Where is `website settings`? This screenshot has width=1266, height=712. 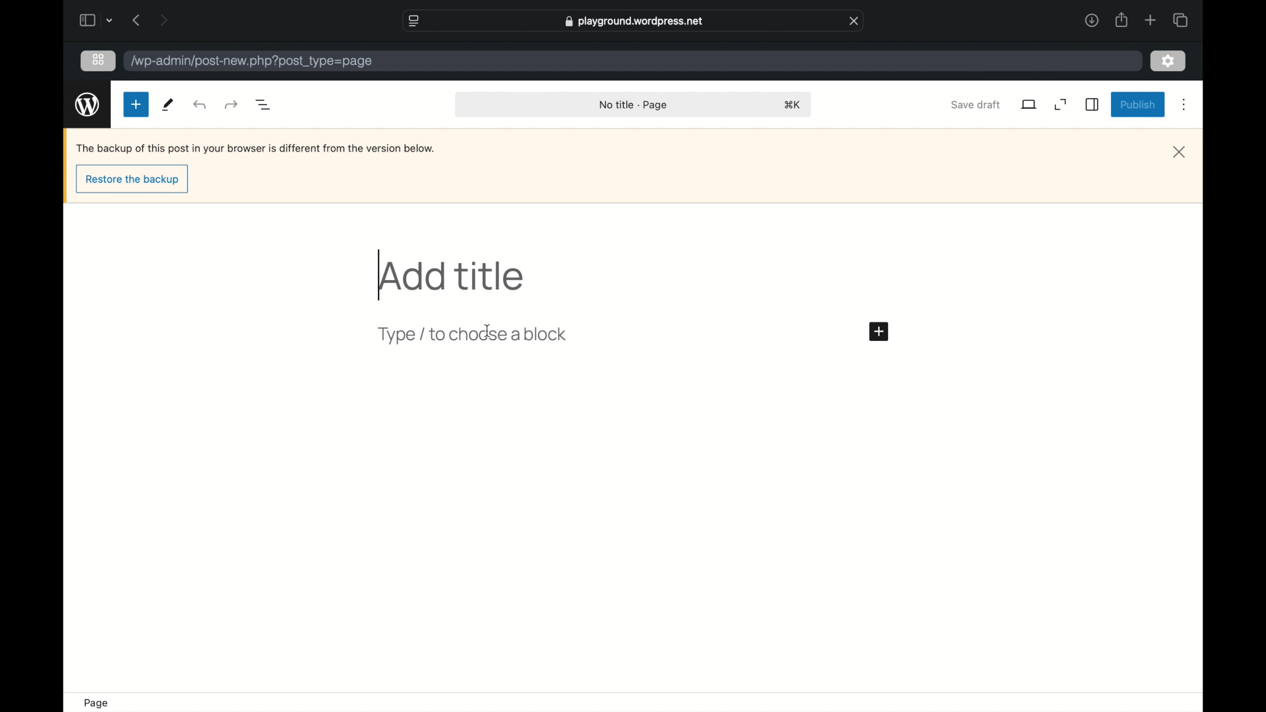 website settings is located at coordinates (413, 20).